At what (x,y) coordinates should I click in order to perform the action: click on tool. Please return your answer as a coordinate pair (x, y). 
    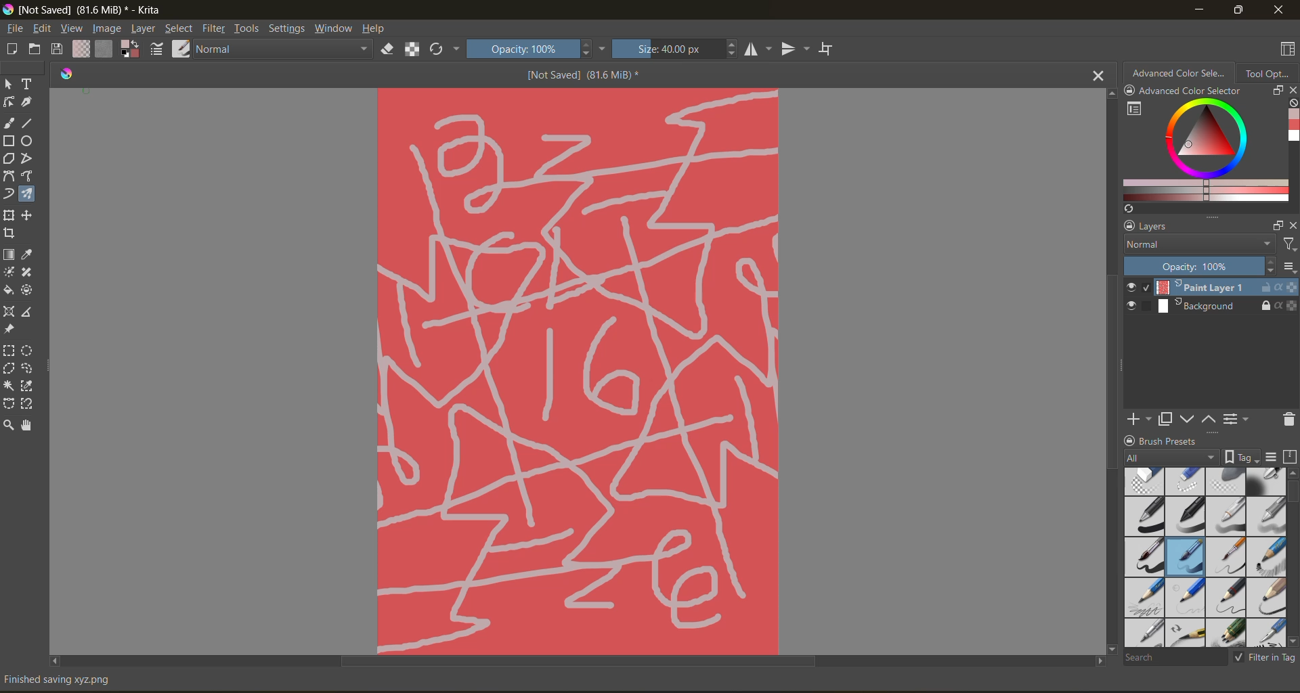
    Looking at the image, I should click on (30, 311).